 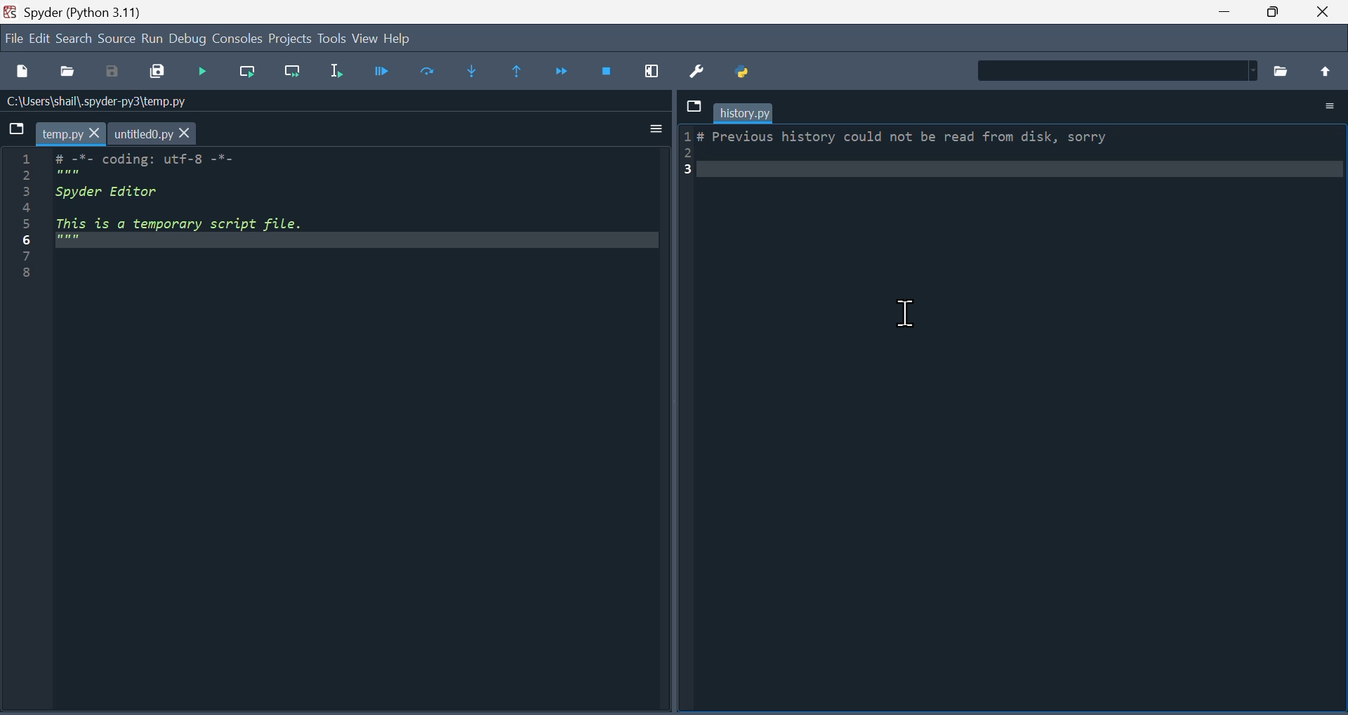 What do you see at coordinates (656, 69) in the screenshot?
I see `maximize current window` at bounding box center [656, 69].